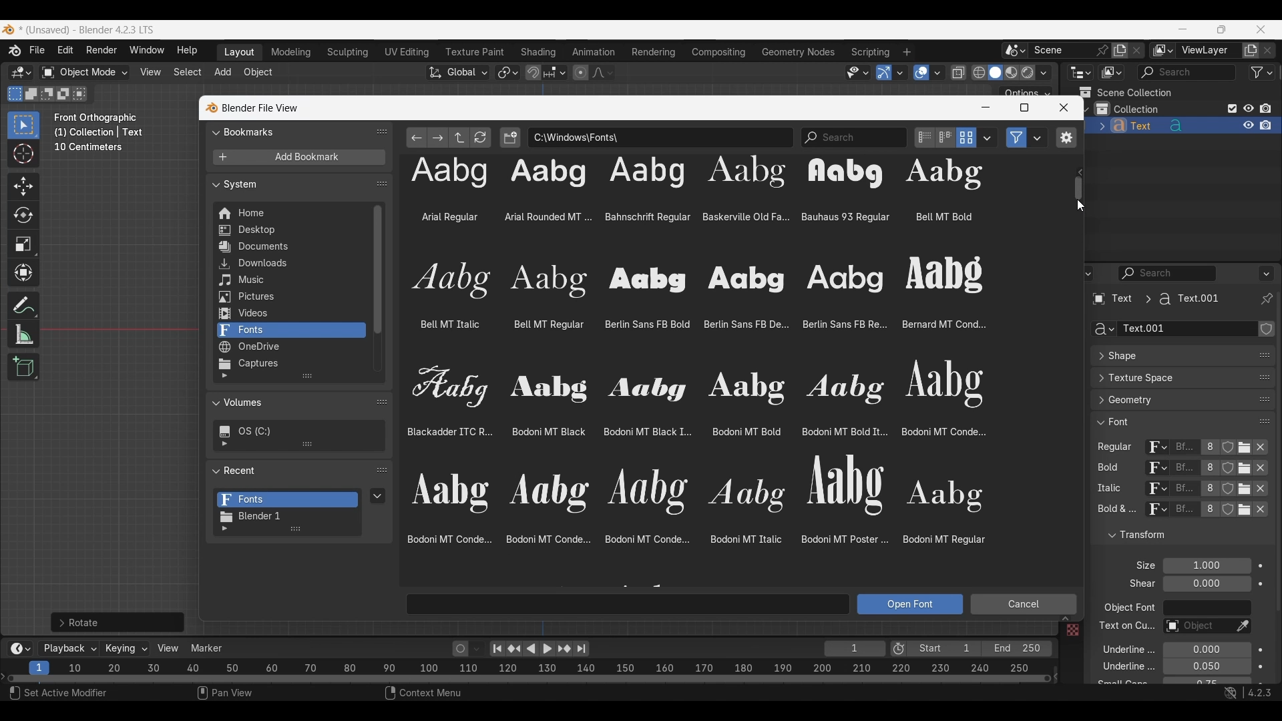 Image resolution: width=1282 pixels, height=721 pixels. What do you see at coordinates (23, 155) in the screenshot?
I see `Cursor` at bounding box center [23, 155].